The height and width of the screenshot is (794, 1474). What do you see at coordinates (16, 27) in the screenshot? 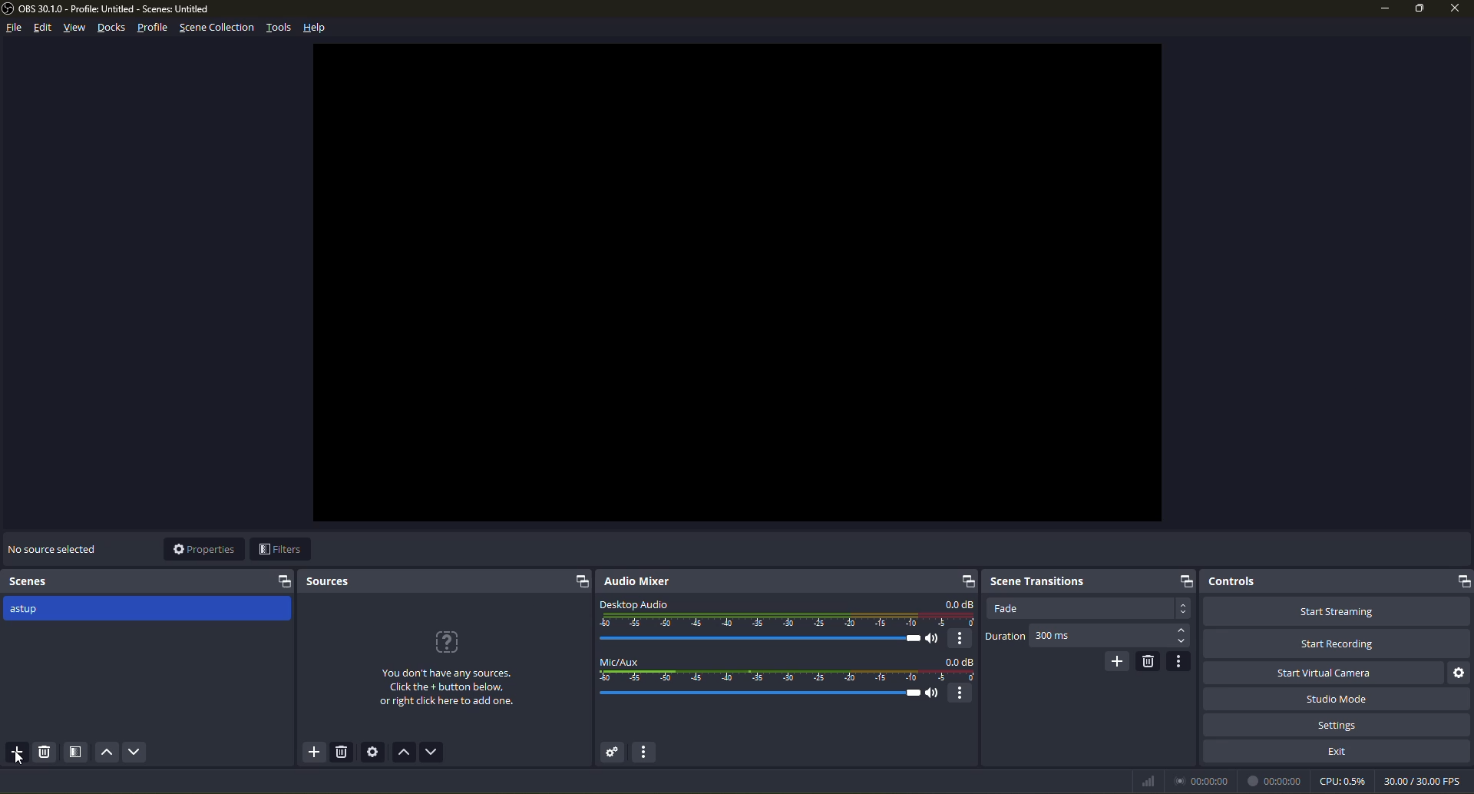
I see `file` at bounding box center [16, 27].